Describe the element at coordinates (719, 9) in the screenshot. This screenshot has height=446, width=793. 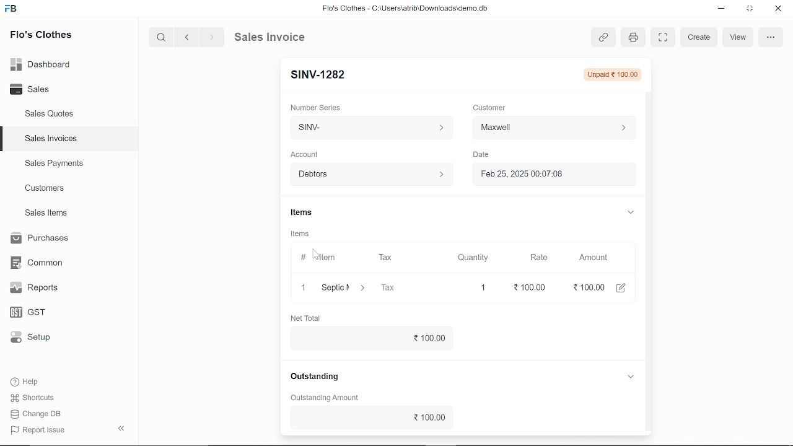
I see `minimize` at that location.